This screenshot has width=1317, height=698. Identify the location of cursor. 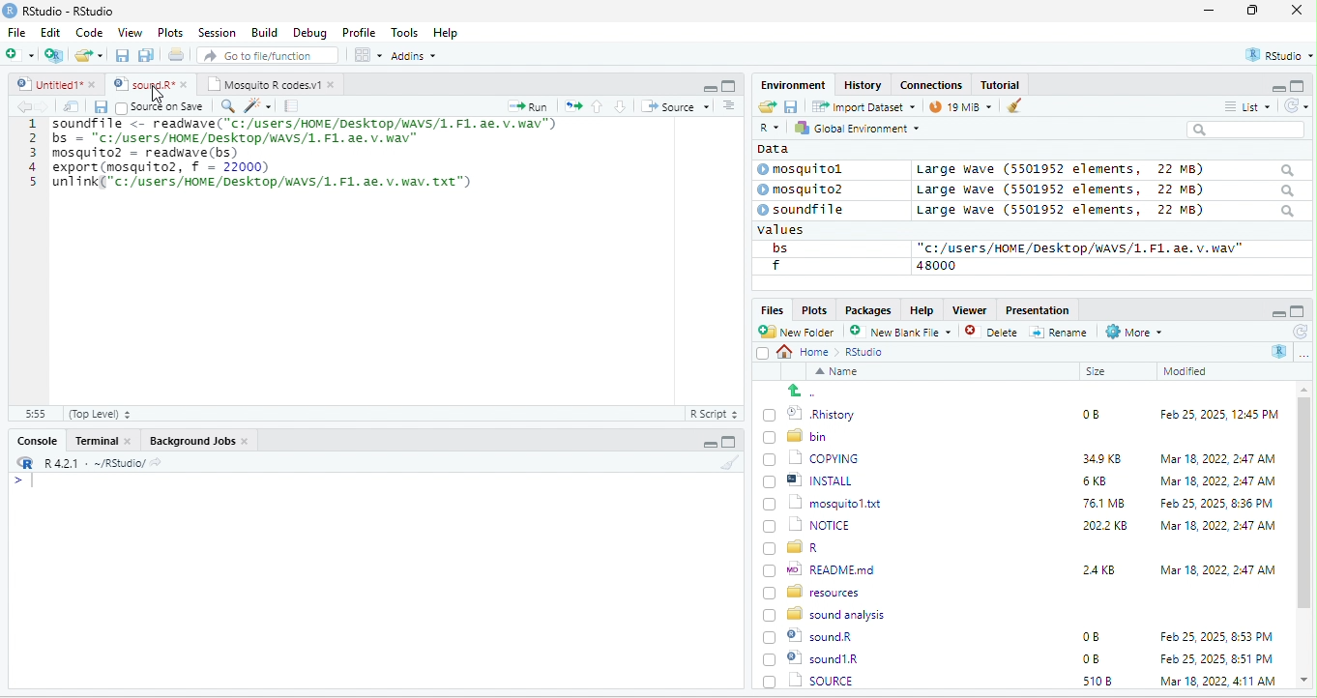
(152, 100).